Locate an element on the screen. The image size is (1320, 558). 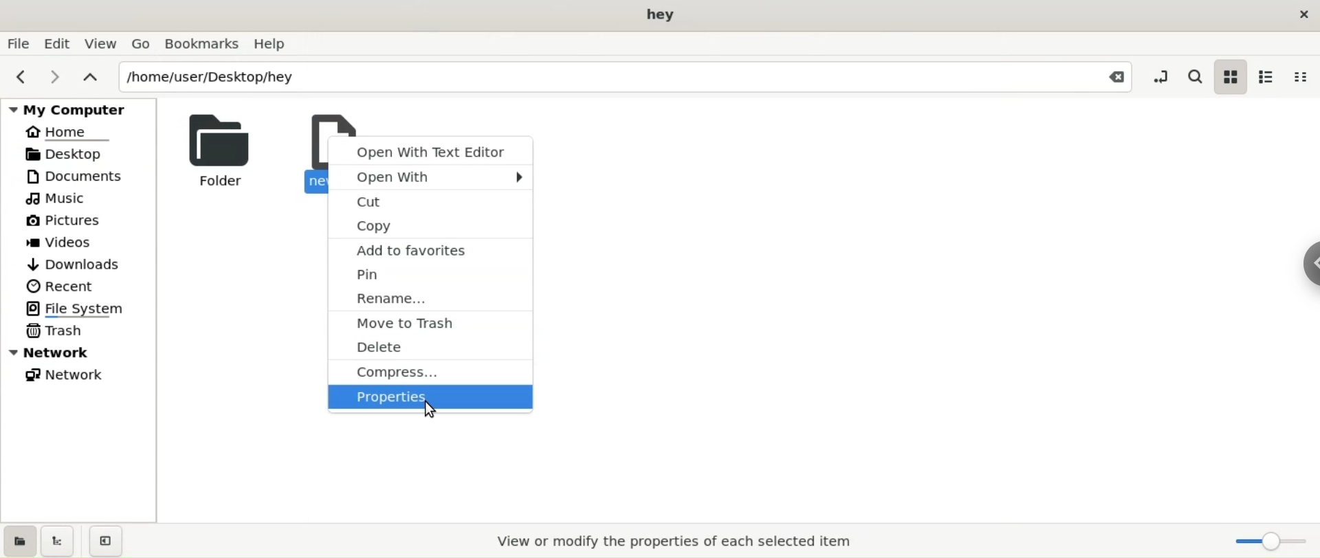
File is located at coordinates (19, 43).